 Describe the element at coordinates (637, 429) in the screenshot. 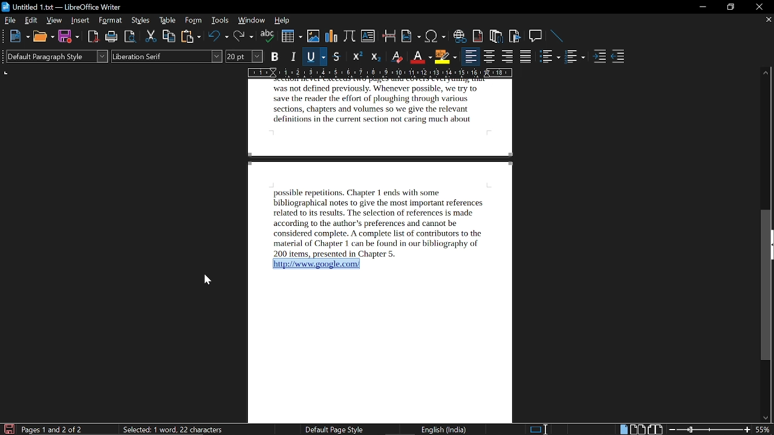

I see `multiple page view` at that location.